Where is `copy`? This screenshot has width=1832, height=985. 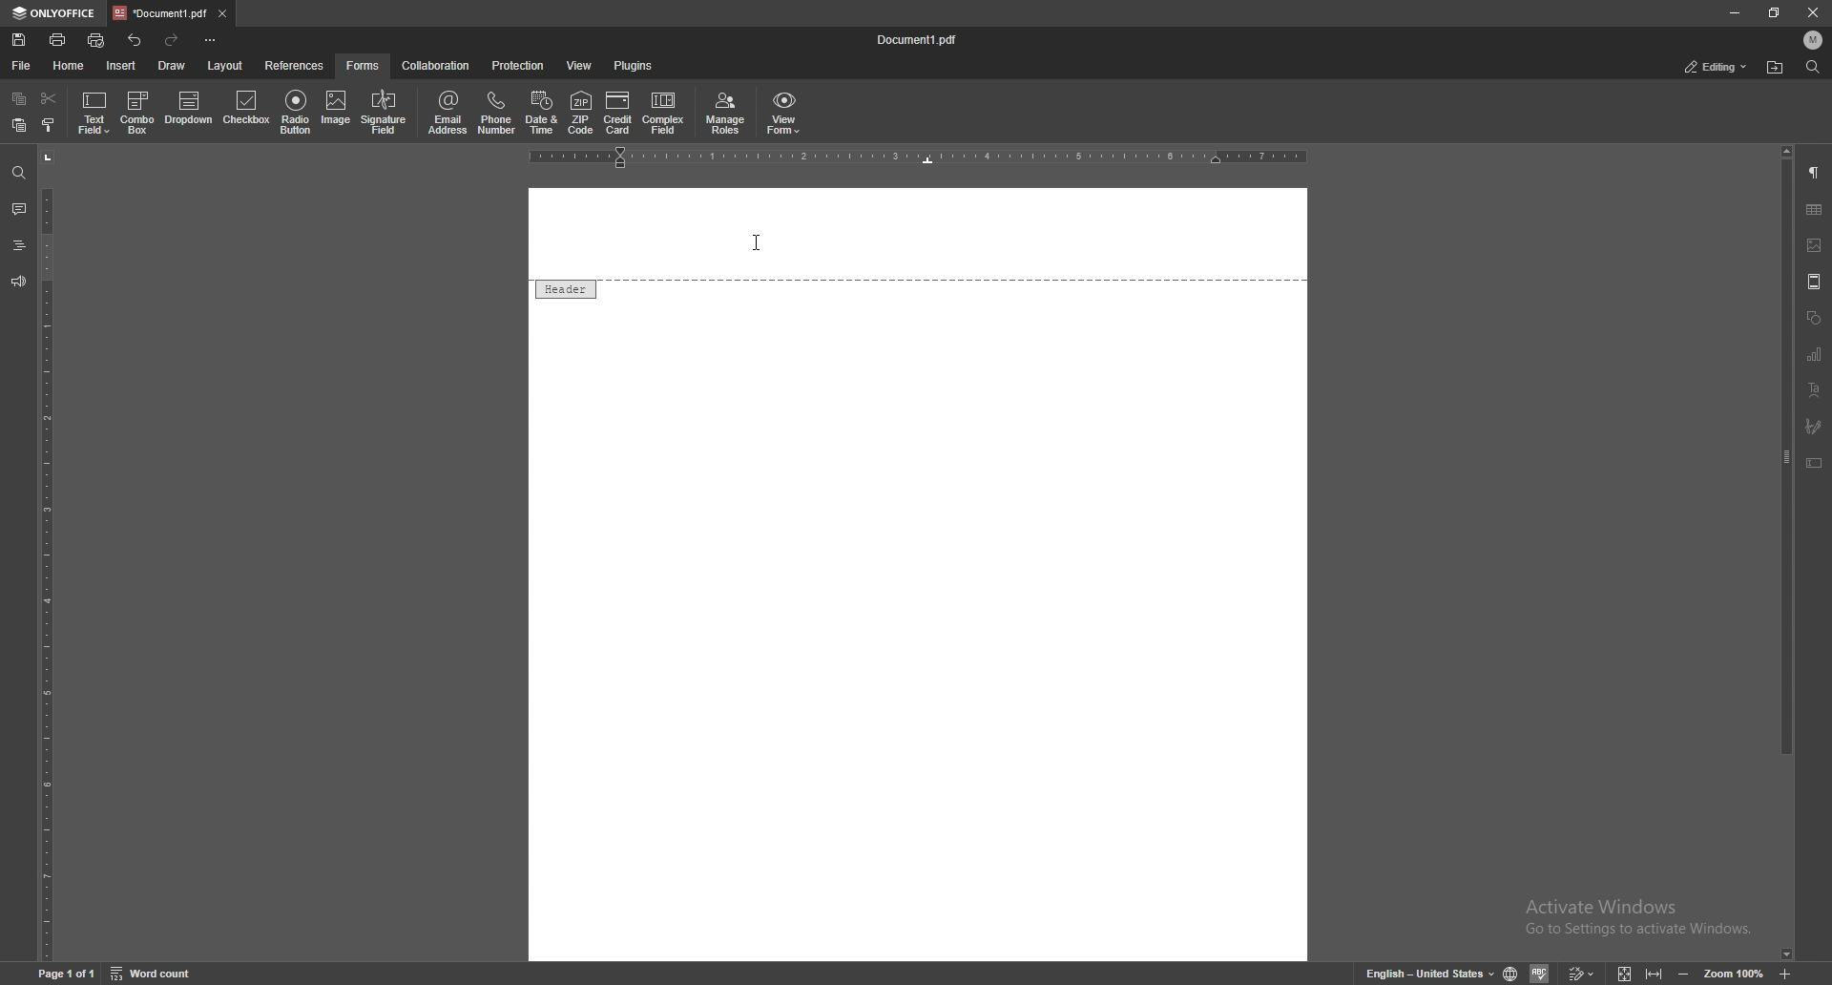 copy is located at coordinates (18, 98).